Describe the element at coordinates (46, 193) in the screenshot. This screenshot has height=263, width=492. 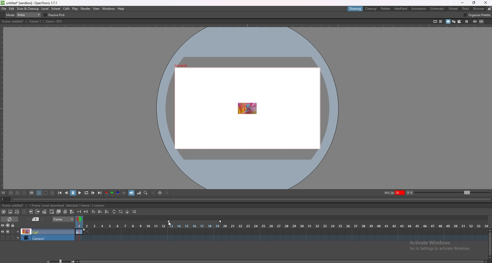
I see `white background` at that location.